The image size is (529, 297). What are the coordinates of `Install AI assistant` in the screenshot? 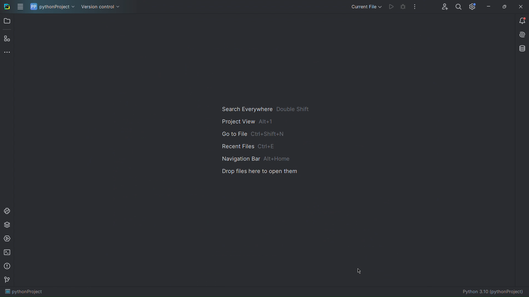 It's located at (522, 34).